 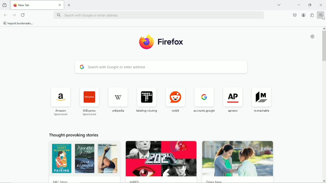 What do you see at coordinates (5, 15) in the screenshot?
I see `go back` at bounding box center [5, 15].